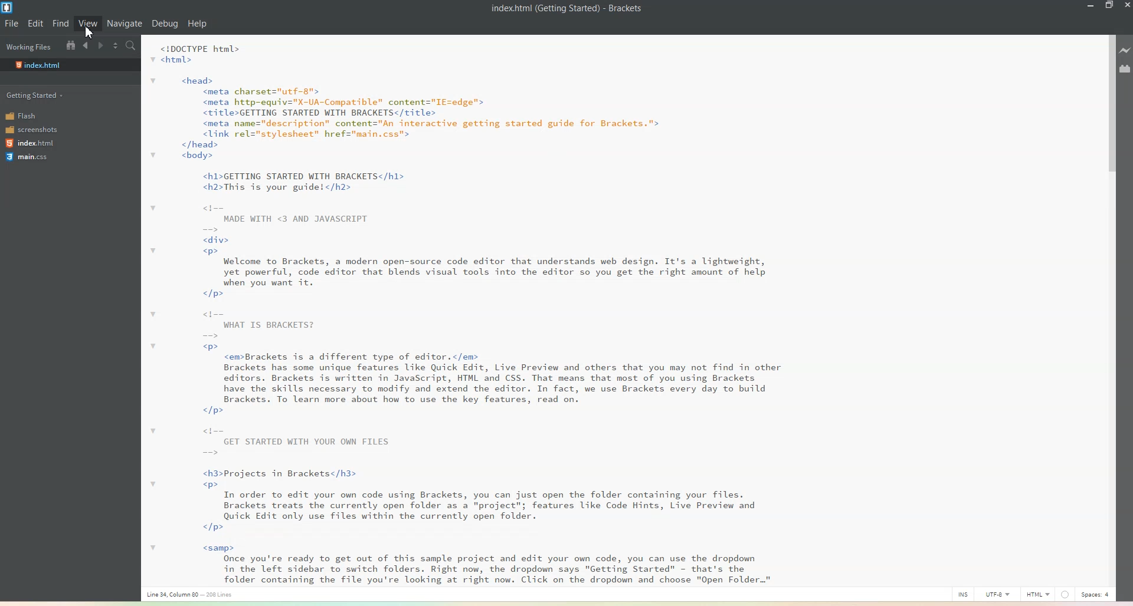  I want to click on main.css, so click(27, 157).